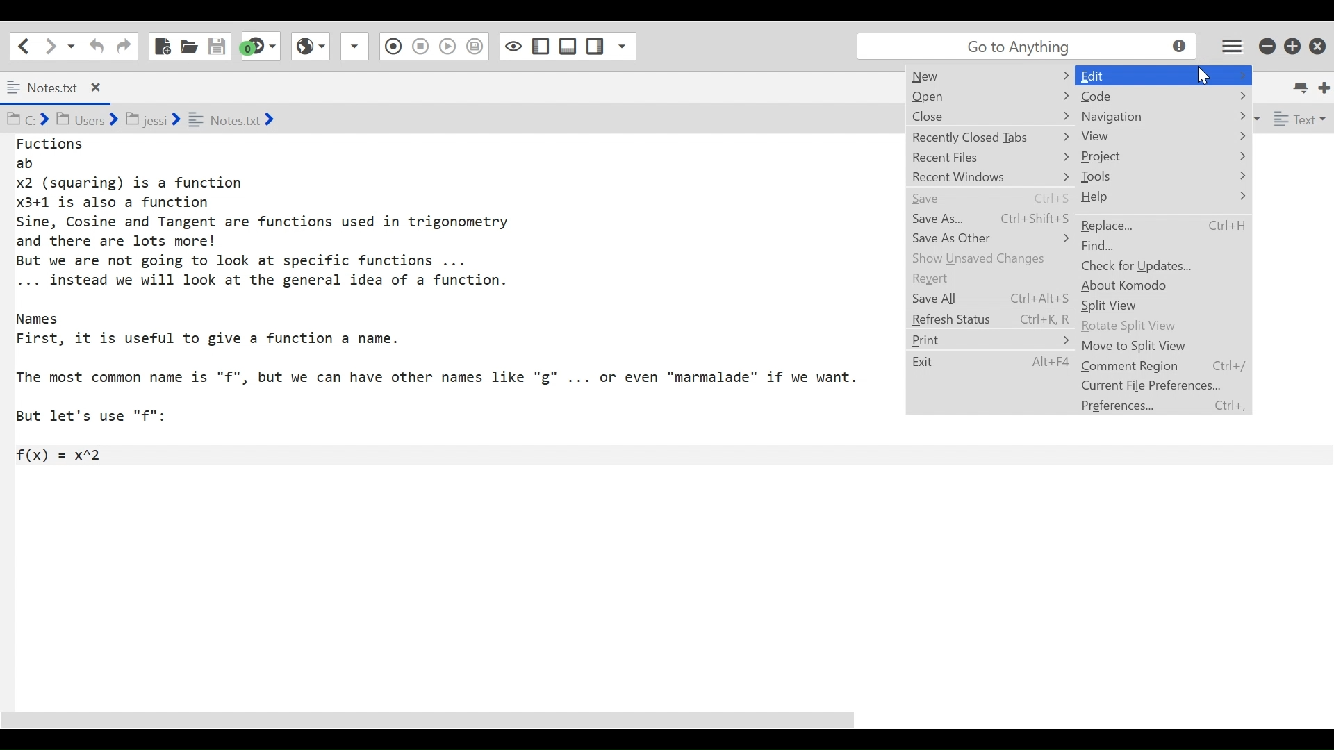  I want to click on replace... Ctrl+H, so click(1171, 224).